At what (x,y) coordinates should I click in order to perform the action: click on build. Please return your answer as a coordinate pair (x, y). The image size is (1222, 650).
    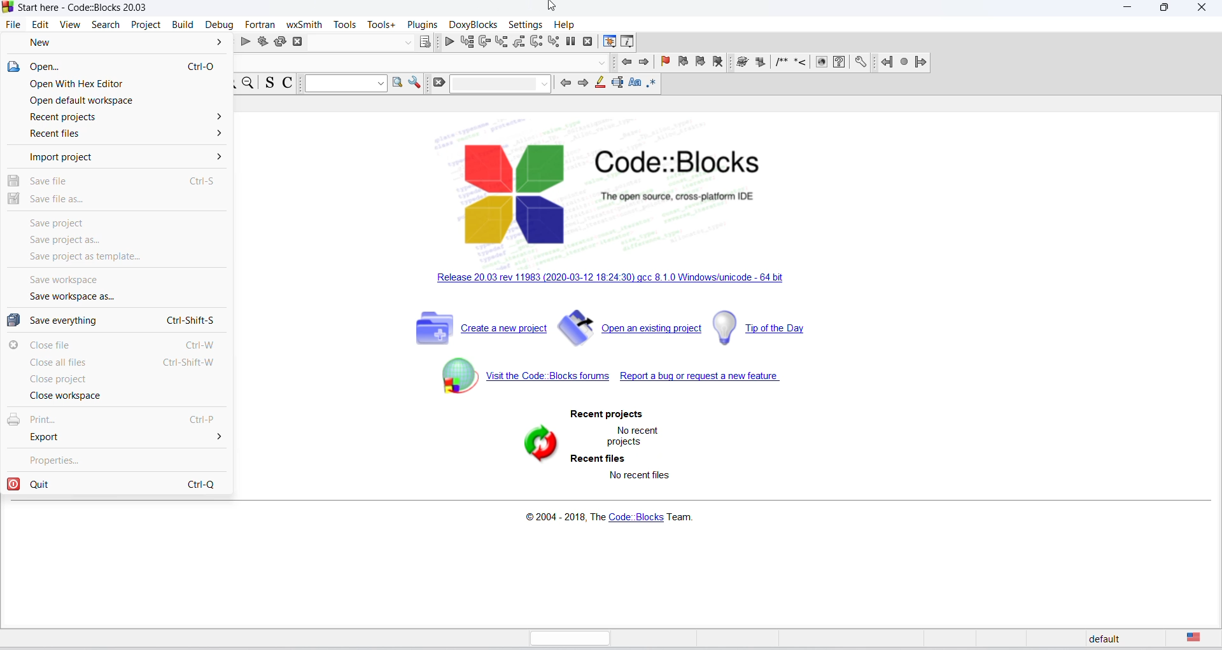
    Looking at the image, I should click on (185, 24).